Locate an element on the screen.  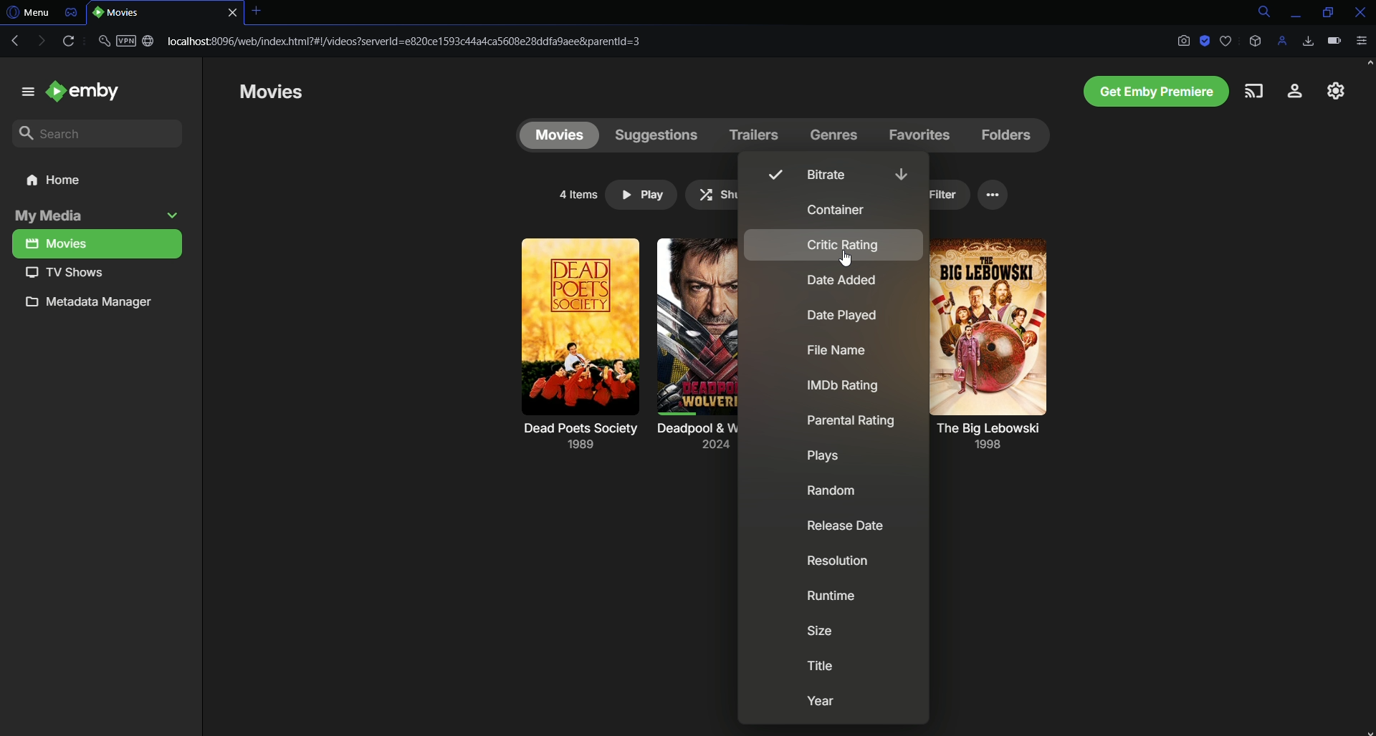
Random is located at coordinates (835, 490).